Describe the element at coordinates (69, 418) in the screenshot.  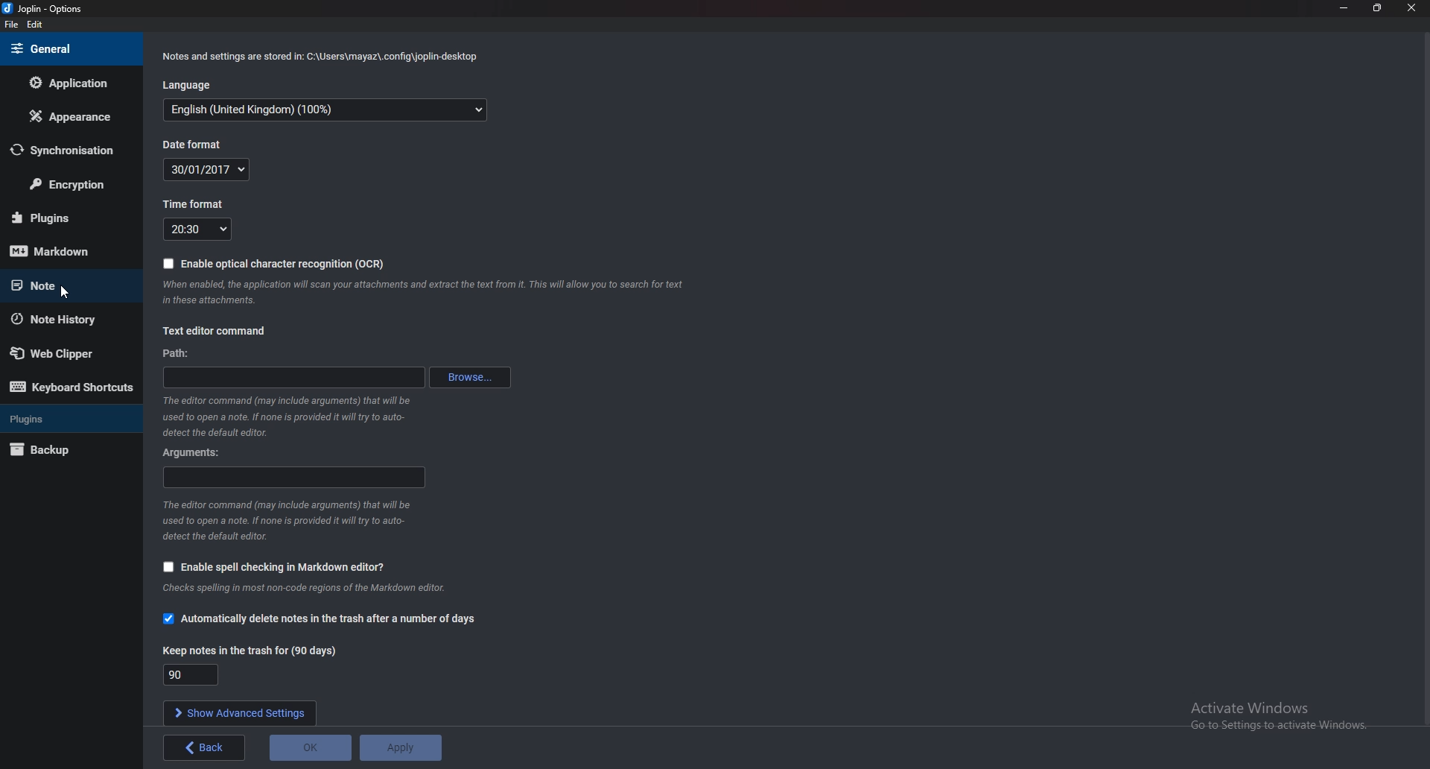
I see `Plugins` at that location.